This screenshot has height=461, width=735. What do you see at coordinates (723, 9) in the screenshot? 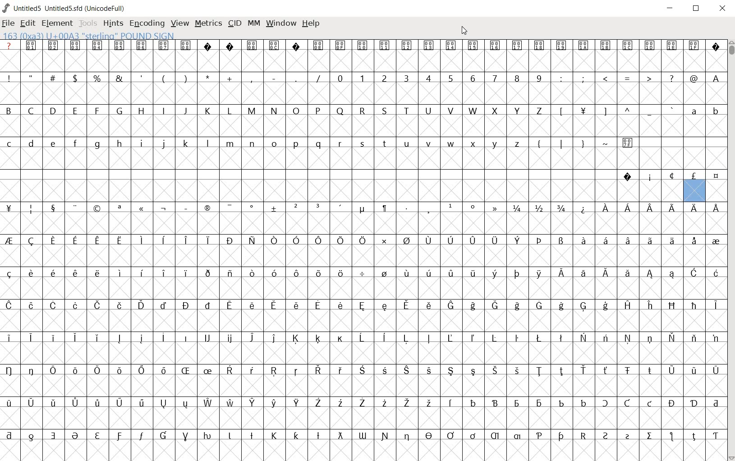
I see `close` at bounding box center [723, 9].